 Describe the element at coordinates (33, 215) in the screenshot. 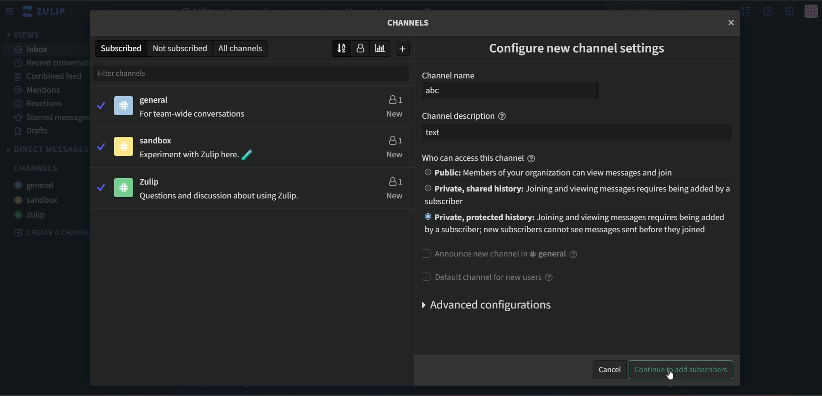

I see `#zulip` at that location.